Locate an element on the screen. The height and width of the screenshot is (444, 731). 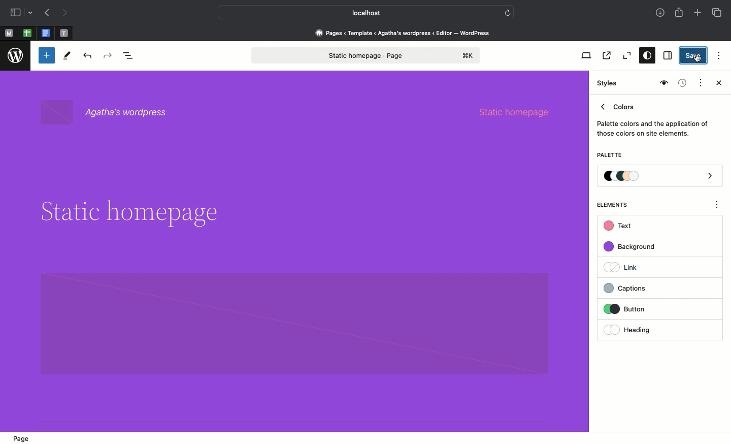
Previous page is located at coordinates (46, 14).